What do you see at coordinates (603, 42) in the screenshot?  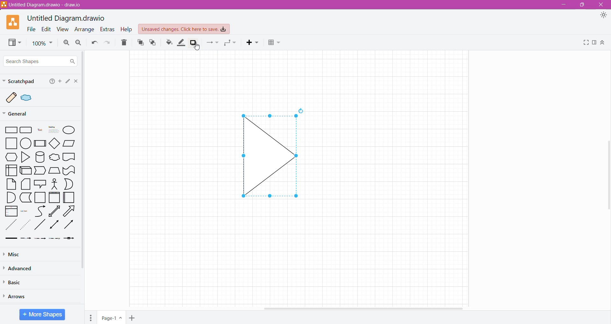 I see `Expand/Collapse` at bounding box center [603, 42].